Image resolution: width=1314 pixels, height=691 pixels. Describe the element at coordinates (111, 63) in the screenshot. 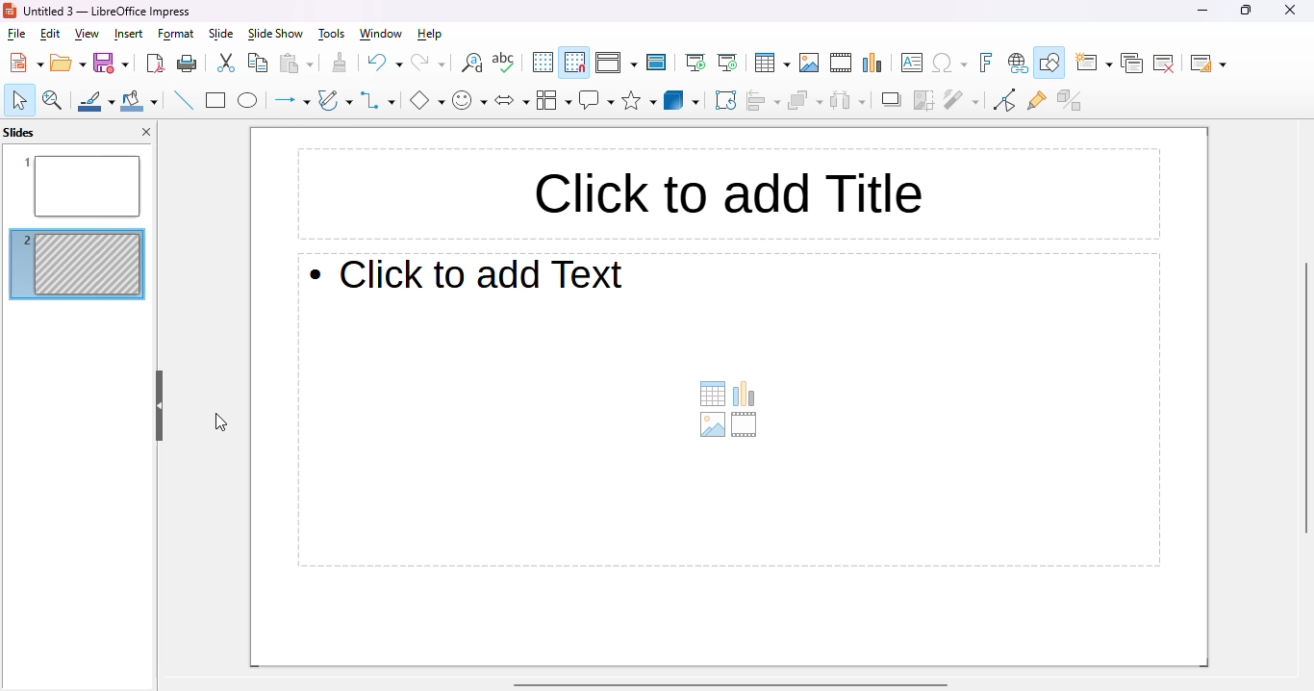

I see `save` at that location.